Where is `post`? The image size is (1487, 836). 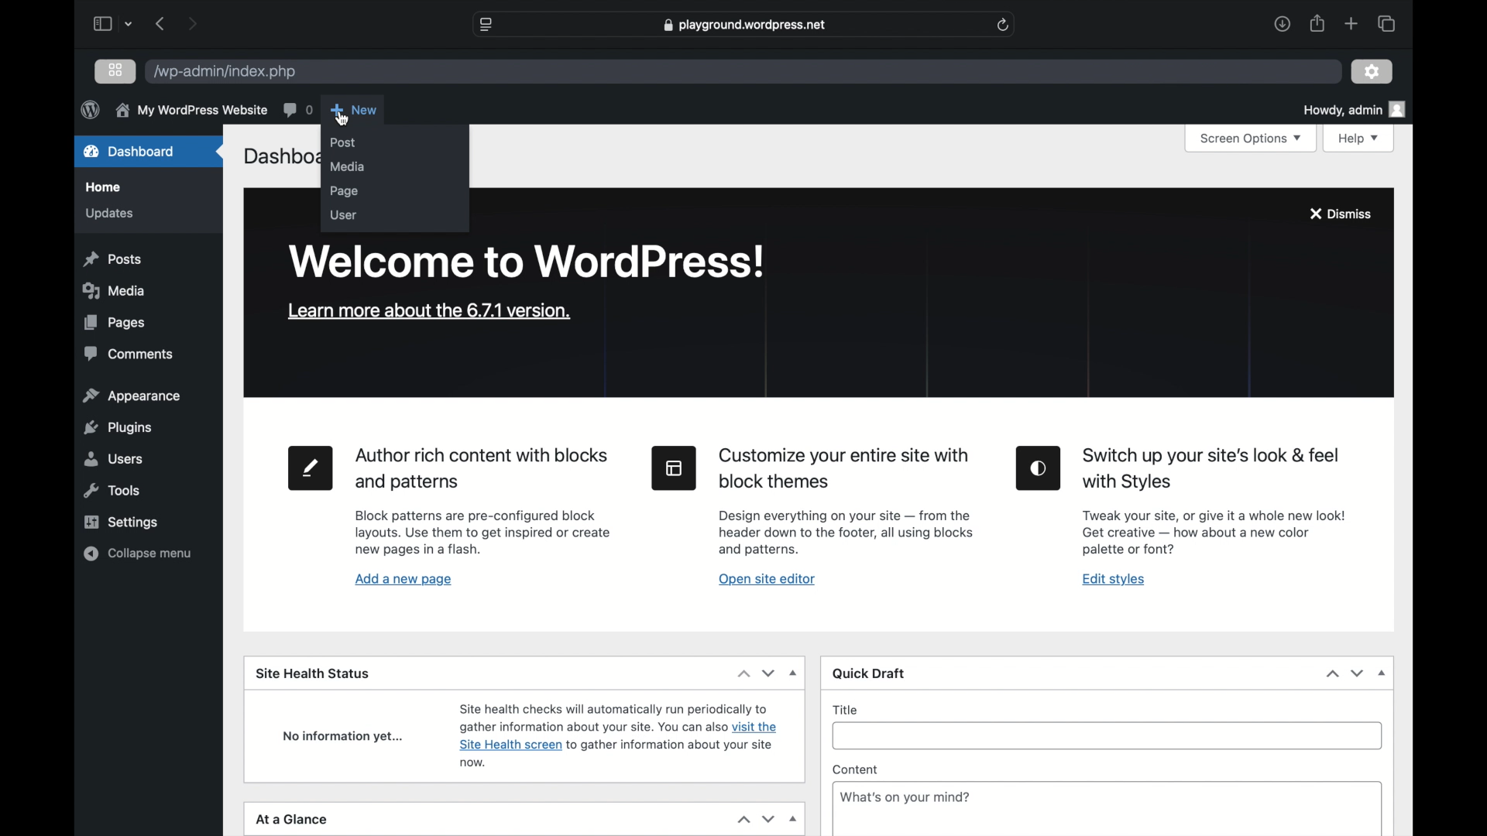
post is located at coordinates (343, 142).